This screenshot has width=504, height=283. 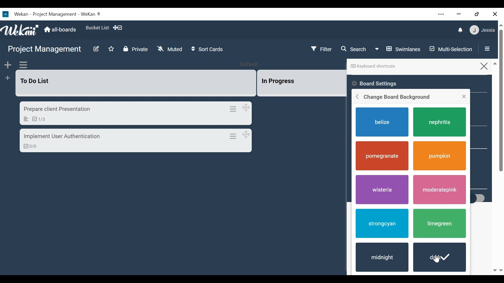 What do you see at coordinates (464, 96) in the screenshot?
I see `close` at bounding box center [464, 96].